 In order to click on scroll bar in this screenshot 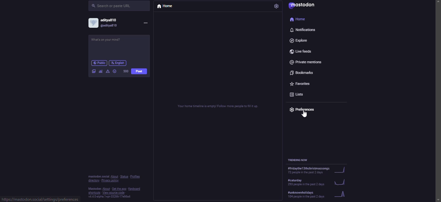, I will do `click(437, 95)`.